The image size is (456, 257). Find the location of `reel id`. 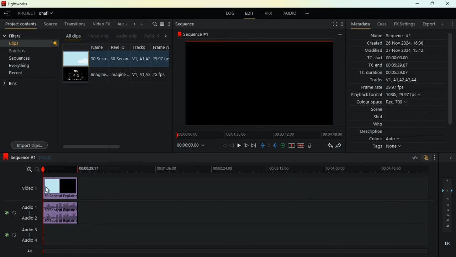

reel id is located at coordinates (120, 63).